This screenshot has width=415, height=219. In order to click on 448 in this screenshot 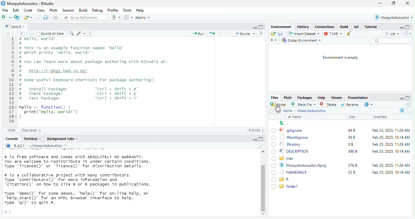, I will do `click(350, 130)`.